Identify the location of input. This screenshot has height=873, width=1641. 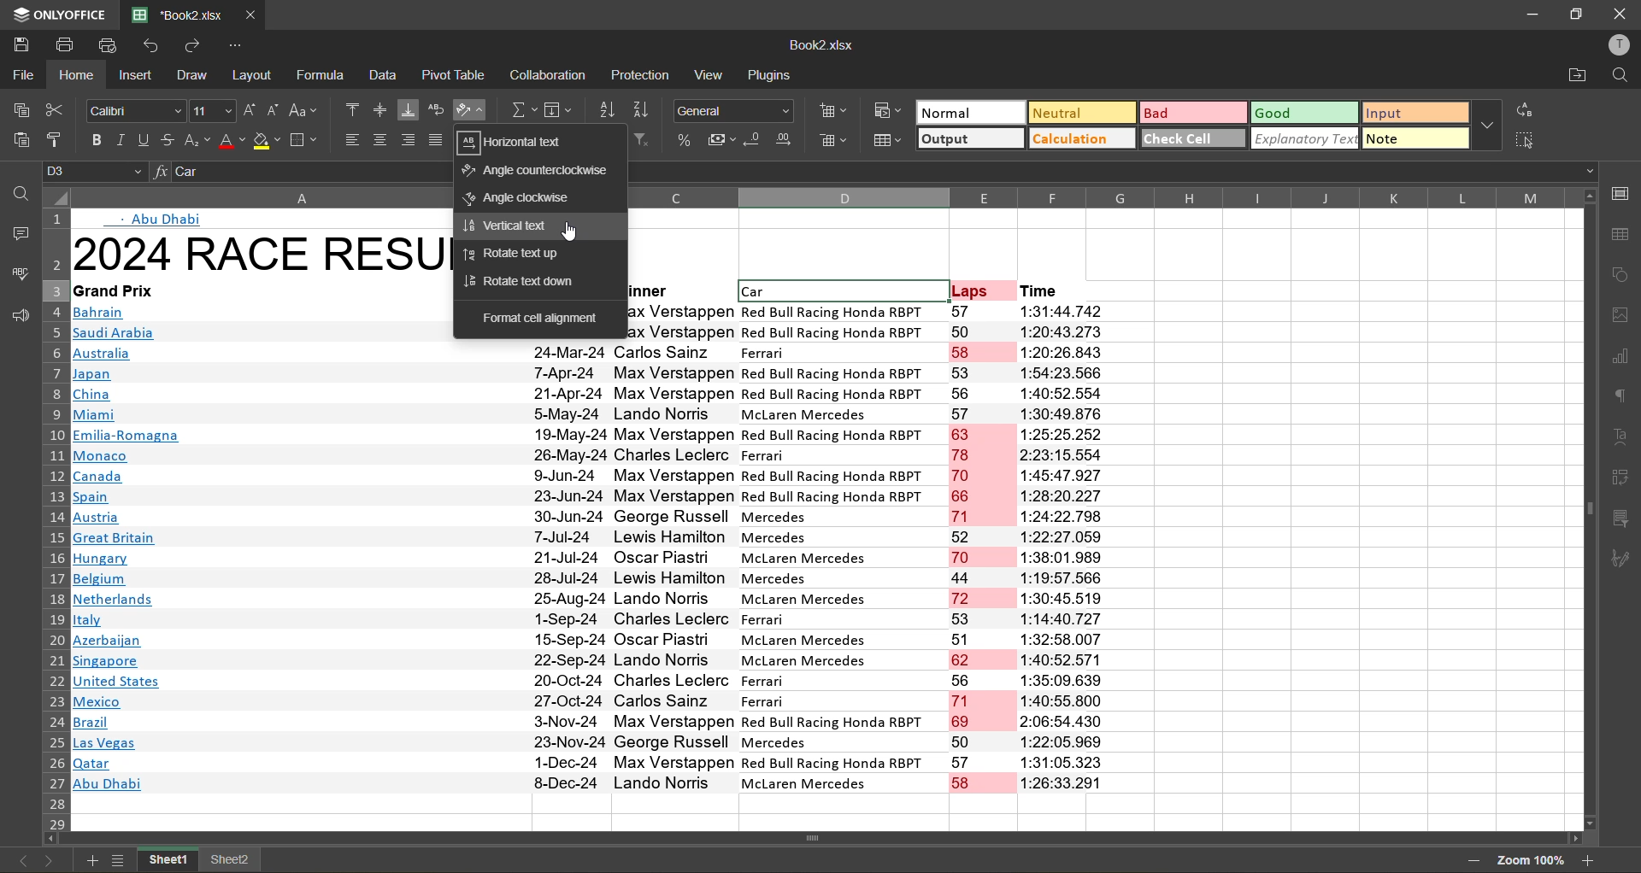
(1415, 114).